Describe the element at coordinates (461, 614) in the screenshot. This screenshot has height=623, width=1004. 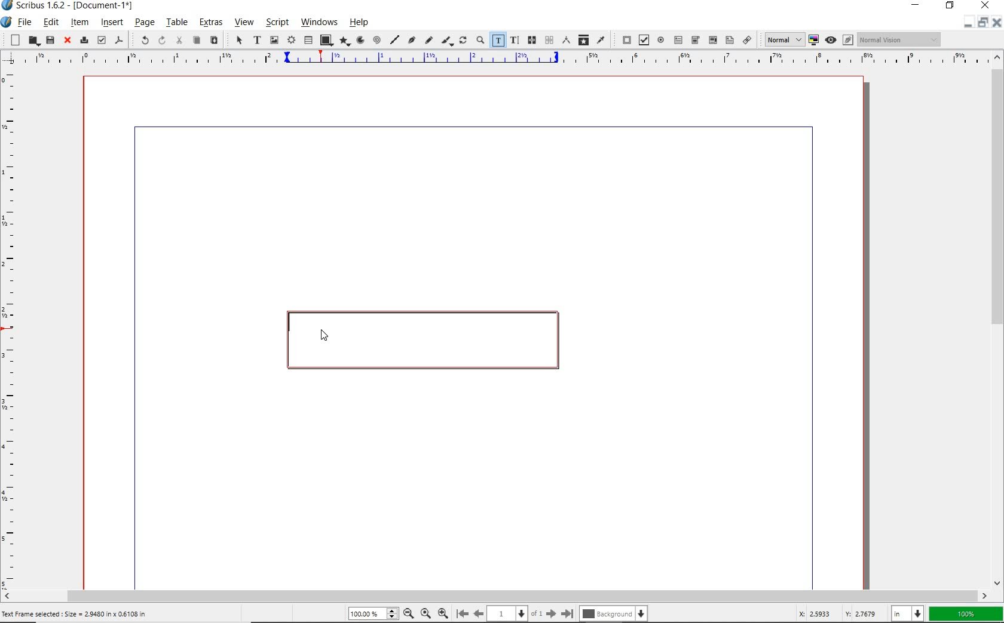
I see `First page` at that location.